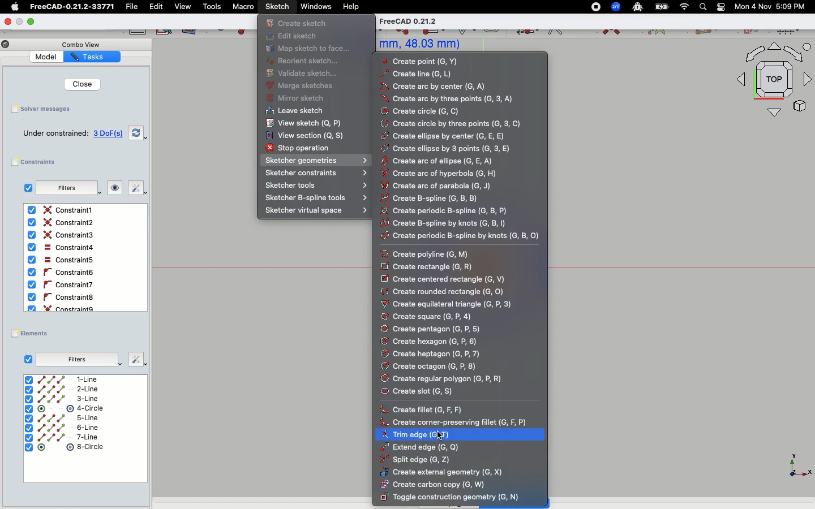  What do you see at coordinates (308, 72) in the screenshot?
I see `Validate sketch` at bounding box center [308, 72].